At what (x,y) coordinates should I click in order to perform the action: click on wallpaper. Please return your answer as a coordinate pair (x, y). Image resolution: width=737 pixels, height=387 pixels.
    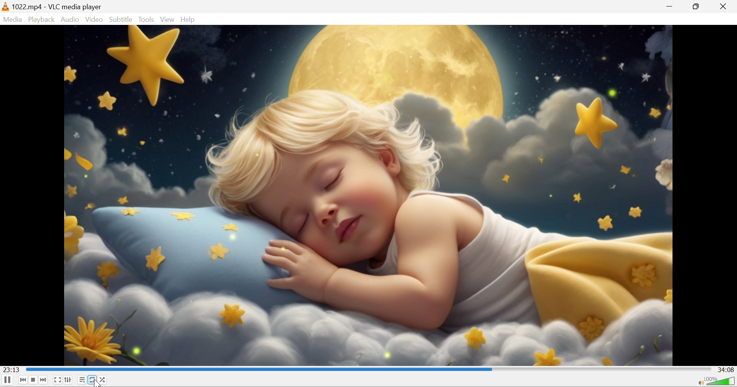
    Looking at the image, I should click on (368, 195).